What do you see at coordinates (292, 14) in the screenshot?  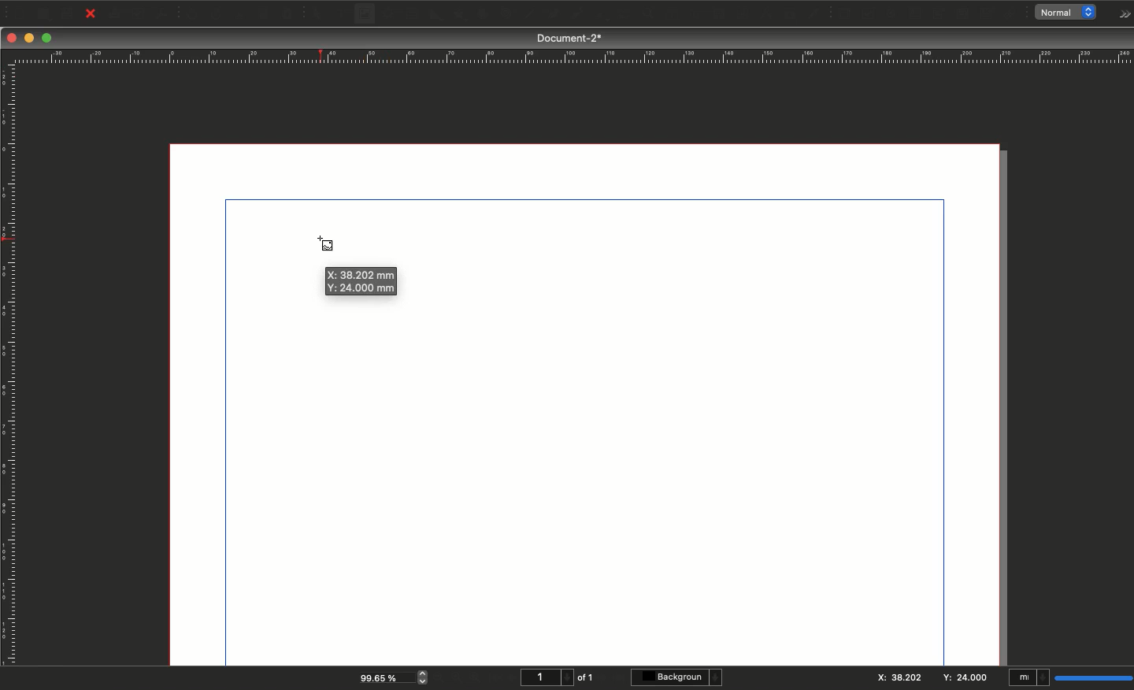 I see `Paste` at bounding box center [292, 14].